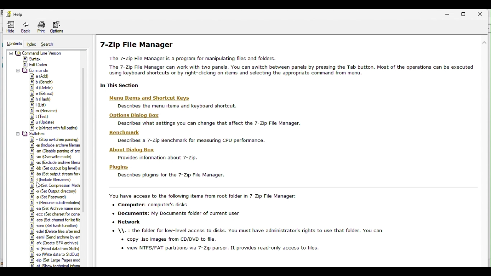 The width and height of the screenshot is (491, 276). Describe the element at coordinates (54, 261) in the screenshot. I see `set large pages mode` at that location.